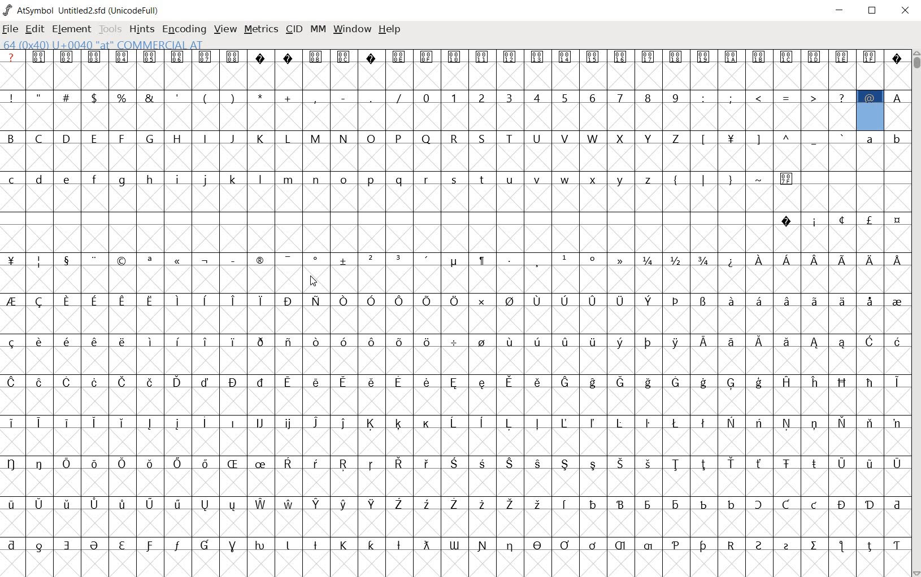  I want to click on capital letters B - Z, so click(346, 138).